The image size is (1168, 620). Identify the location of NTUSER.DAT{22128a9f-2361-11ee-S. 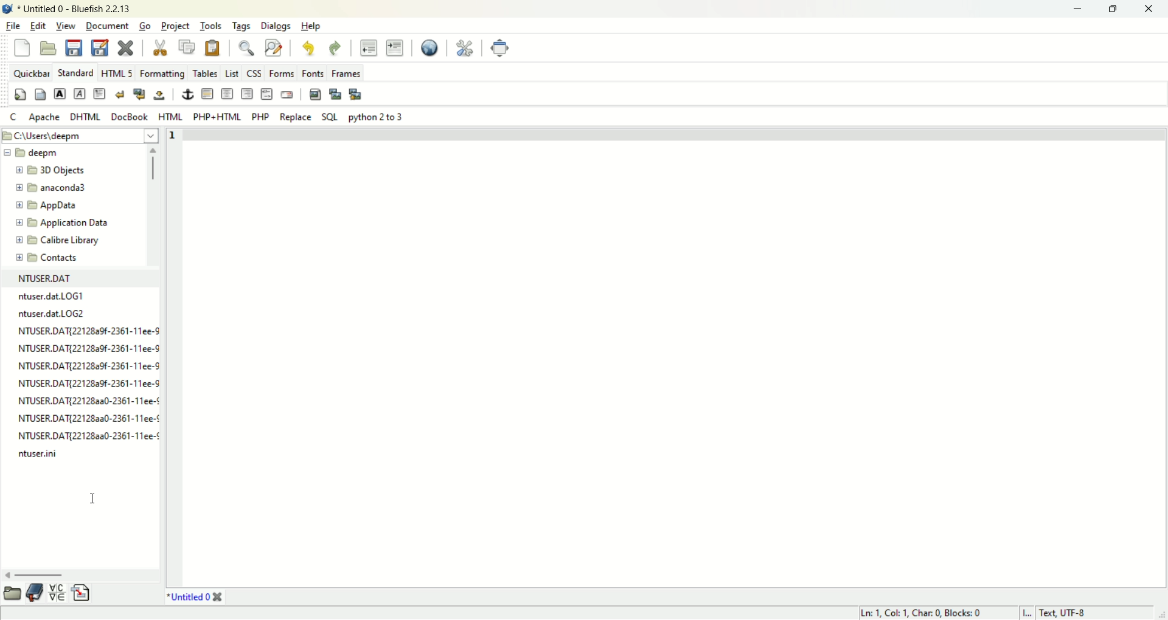
(88, 382).